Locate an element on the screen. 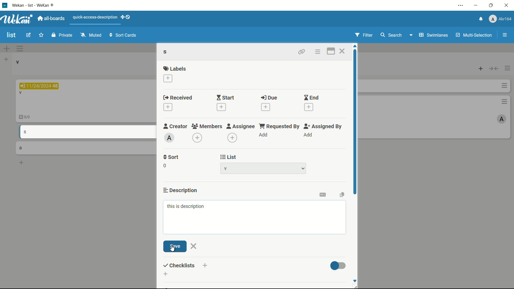 This screenshot has width=514, height=289. labels is located at coordinates (176, 69).